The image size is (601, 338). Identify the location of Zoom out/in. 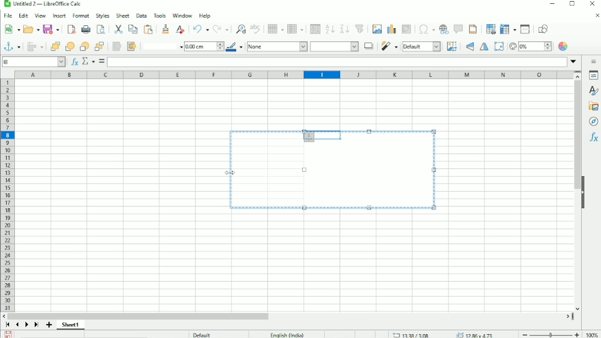
(549, 334).